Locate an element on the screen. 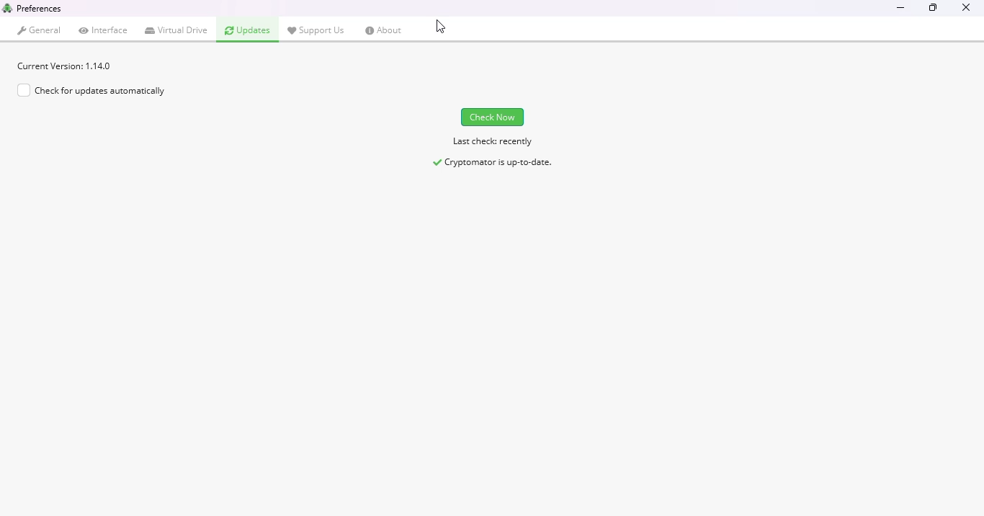 The image size is (984, 516). cursor is located at coordinates (440, 27).